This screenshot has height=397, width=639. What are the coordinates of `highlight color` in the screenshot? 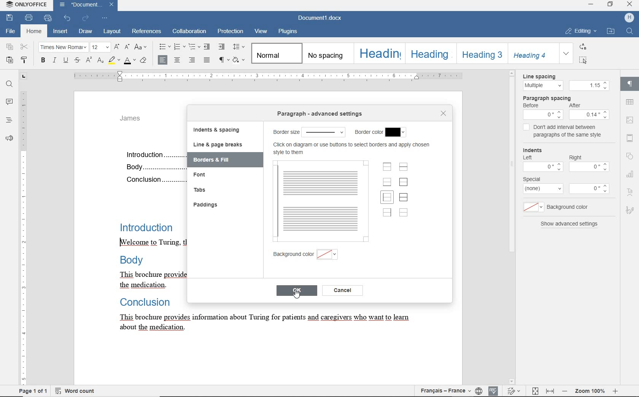 It's located at (114, 61).